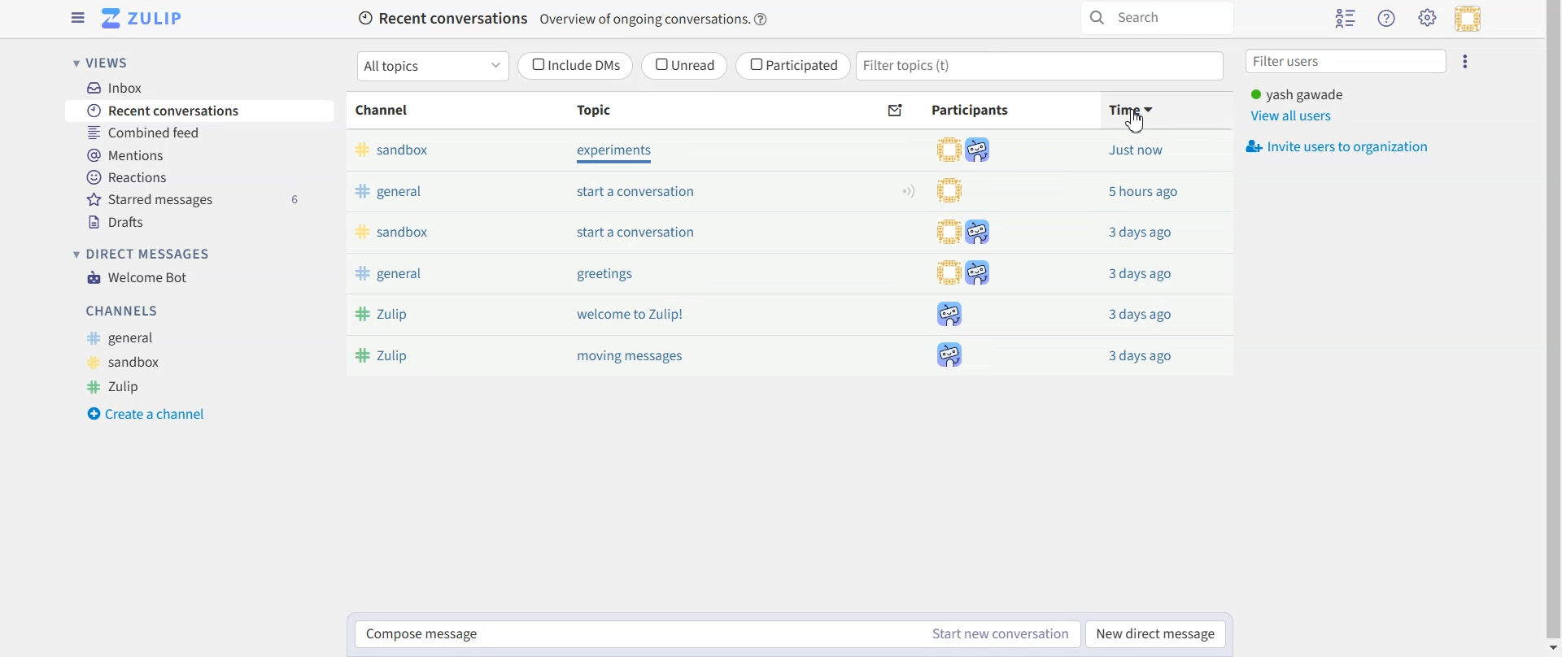  What do you see at coordinates (199, 154) in the screenshot?
I see `Mentions` at bounding box center [199, 154].